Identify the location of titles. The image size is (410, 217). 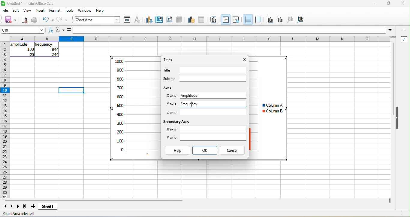
(168, 60).